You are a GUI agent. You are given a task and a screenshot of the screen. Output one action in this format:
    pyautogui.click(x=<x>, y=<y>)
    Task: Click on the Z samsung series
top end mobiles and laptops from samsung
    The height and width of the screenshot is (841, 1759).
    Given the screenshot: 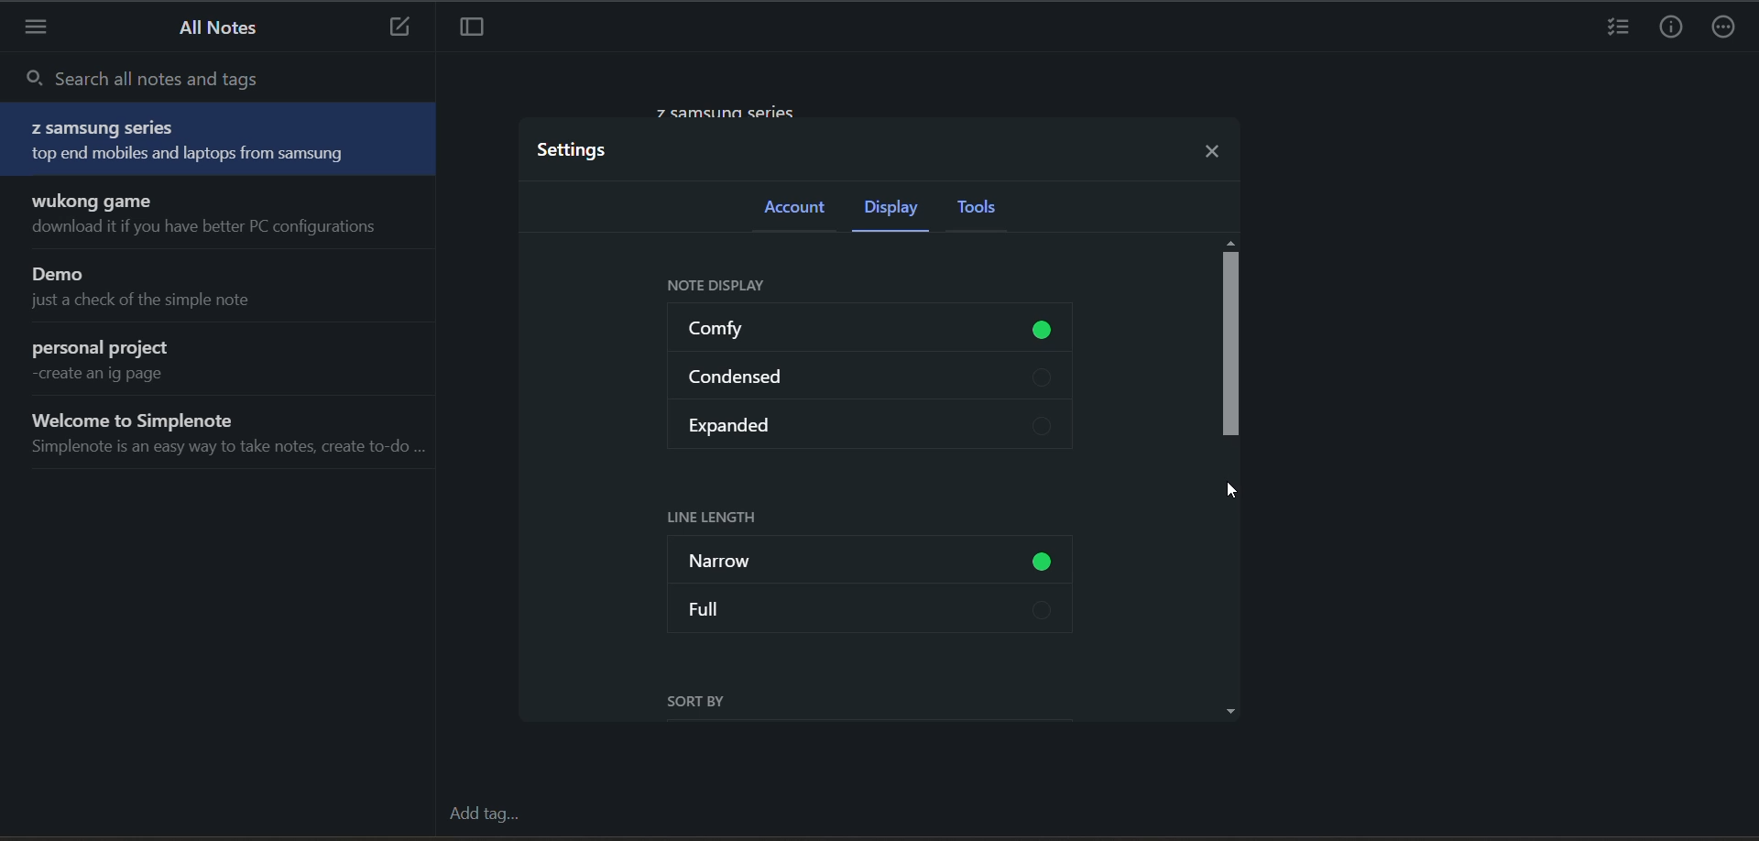 What is the action you would take?
    pyautogui.click(x=220, y=140)
    